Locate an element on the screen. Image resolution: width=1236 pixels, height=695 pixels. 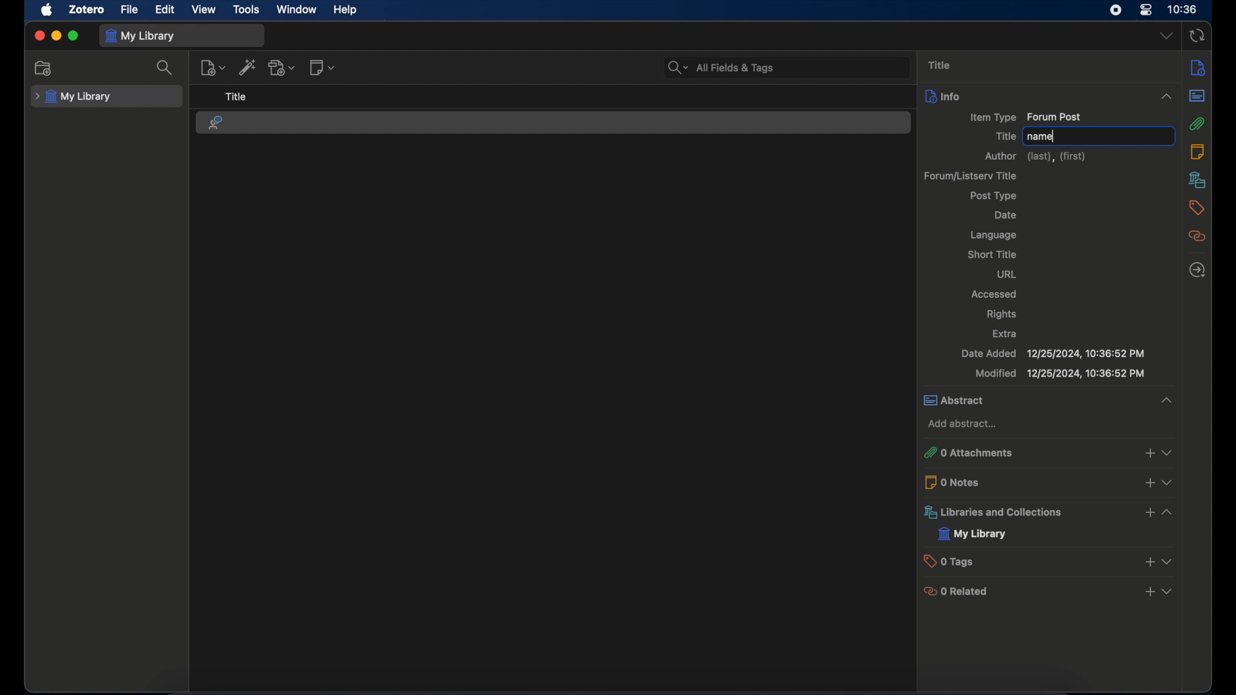
new collection is located at coordinates (43, 68).